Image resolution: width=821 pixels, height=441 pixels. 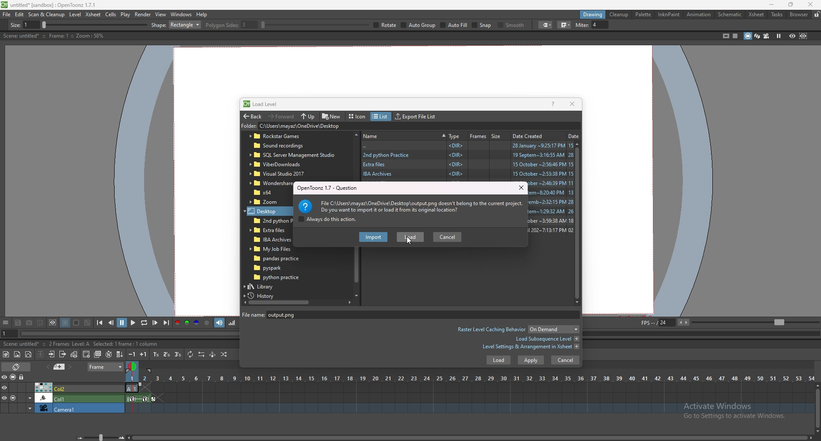 What do you see at coordinates (65, 323) in the screenshot?
I see `black background` at bounding box center [65, 323].